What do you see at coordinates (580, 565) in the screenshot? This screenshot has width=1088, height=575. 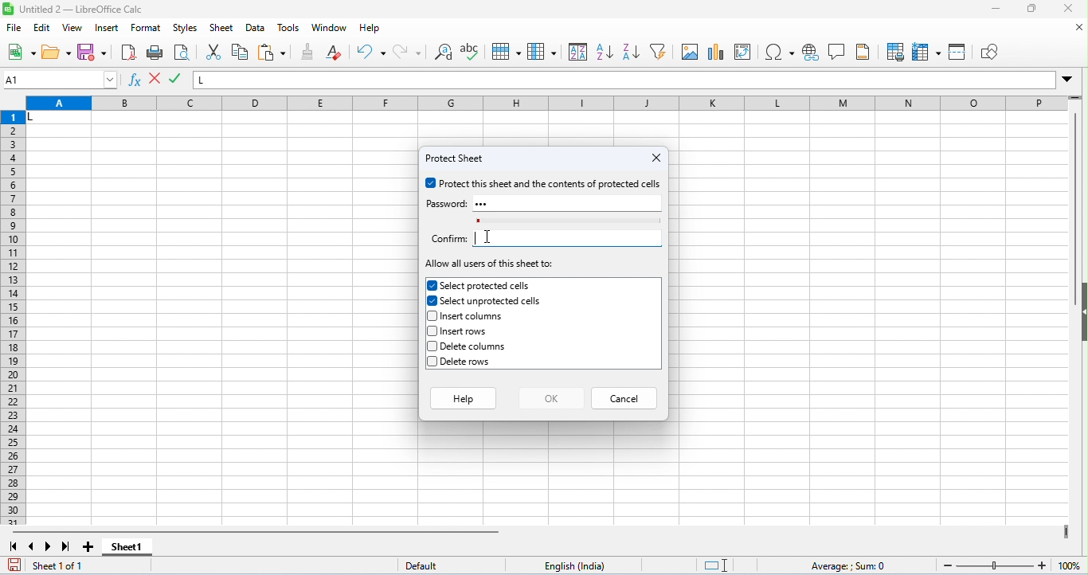 I see `language` at bounding box center [580, 565].